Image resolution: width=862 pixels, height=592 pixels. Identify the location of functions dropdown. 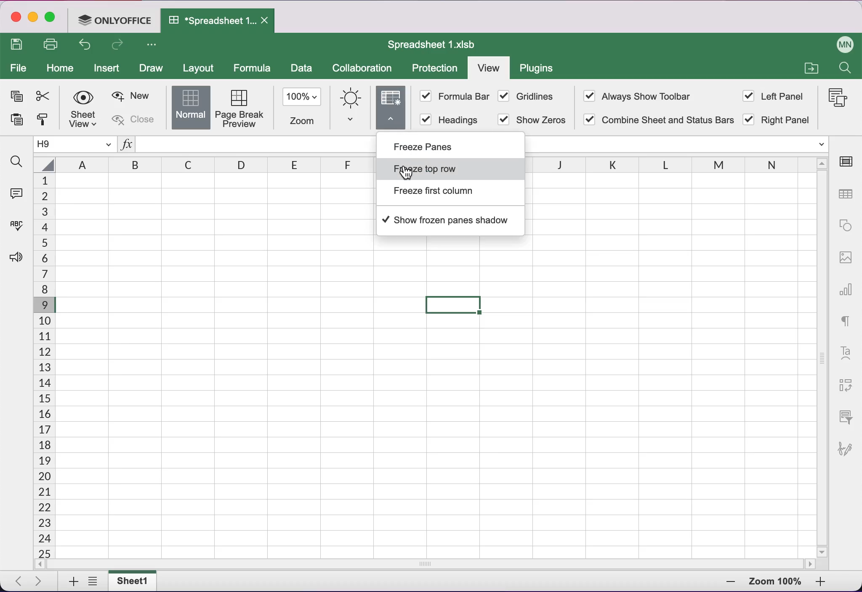
(819, 145).